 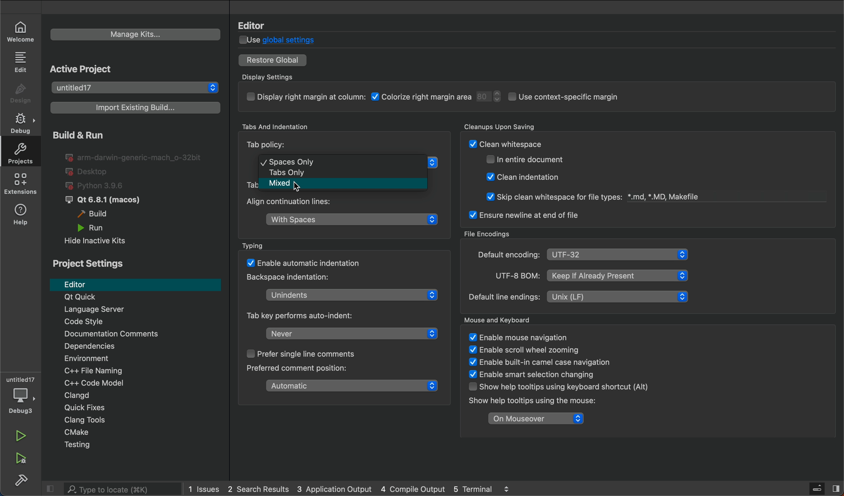 I want to click on Typing, so click(x=282, y=243).